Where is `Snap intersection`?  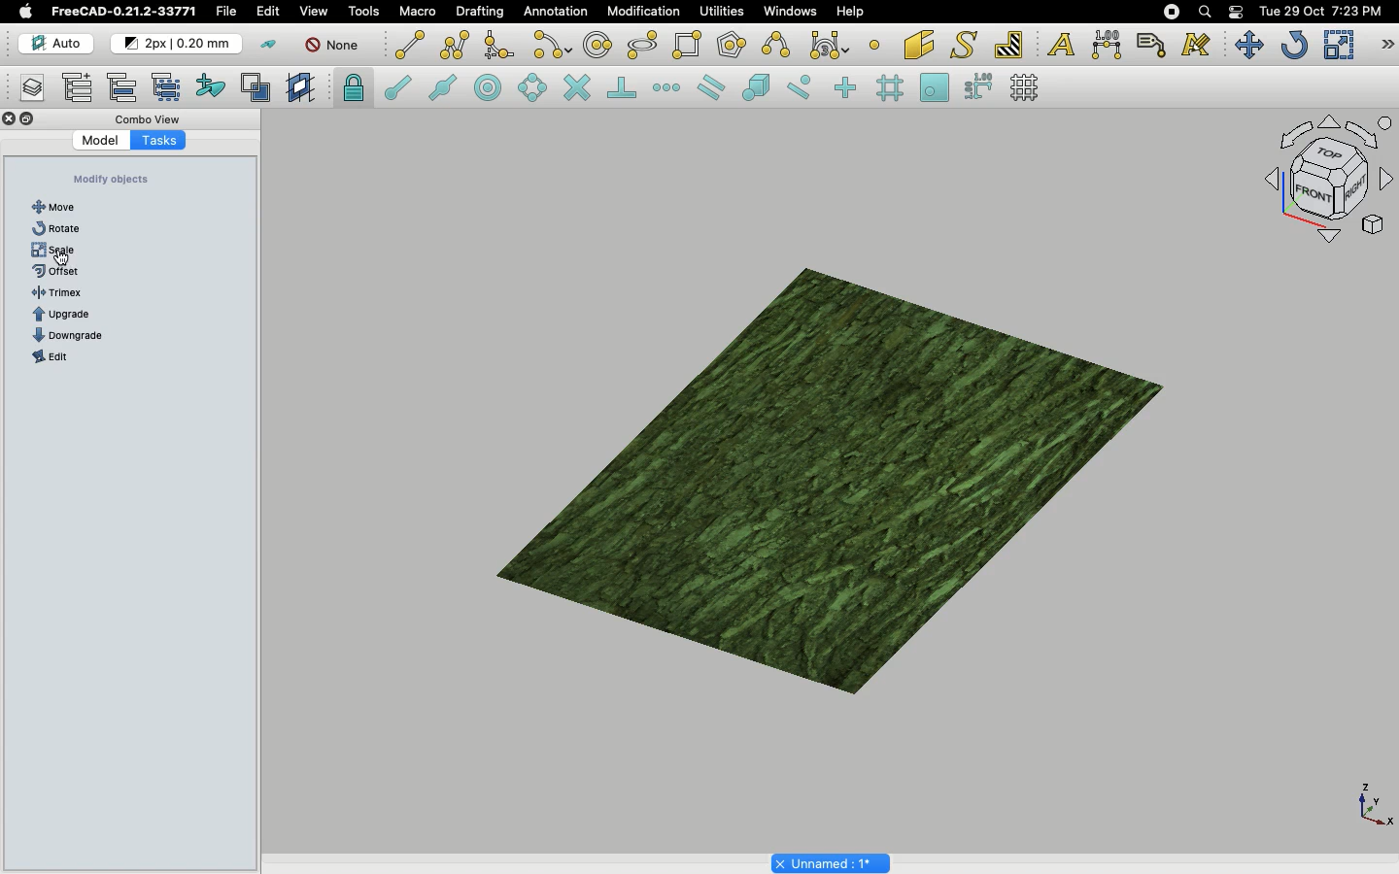
Snap intersection is located at coordinates (576, 85).